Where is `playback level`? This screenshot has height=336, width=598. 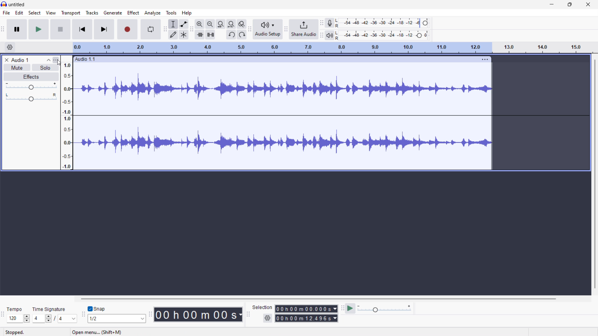
playback level is located at coordinates (382, 35).